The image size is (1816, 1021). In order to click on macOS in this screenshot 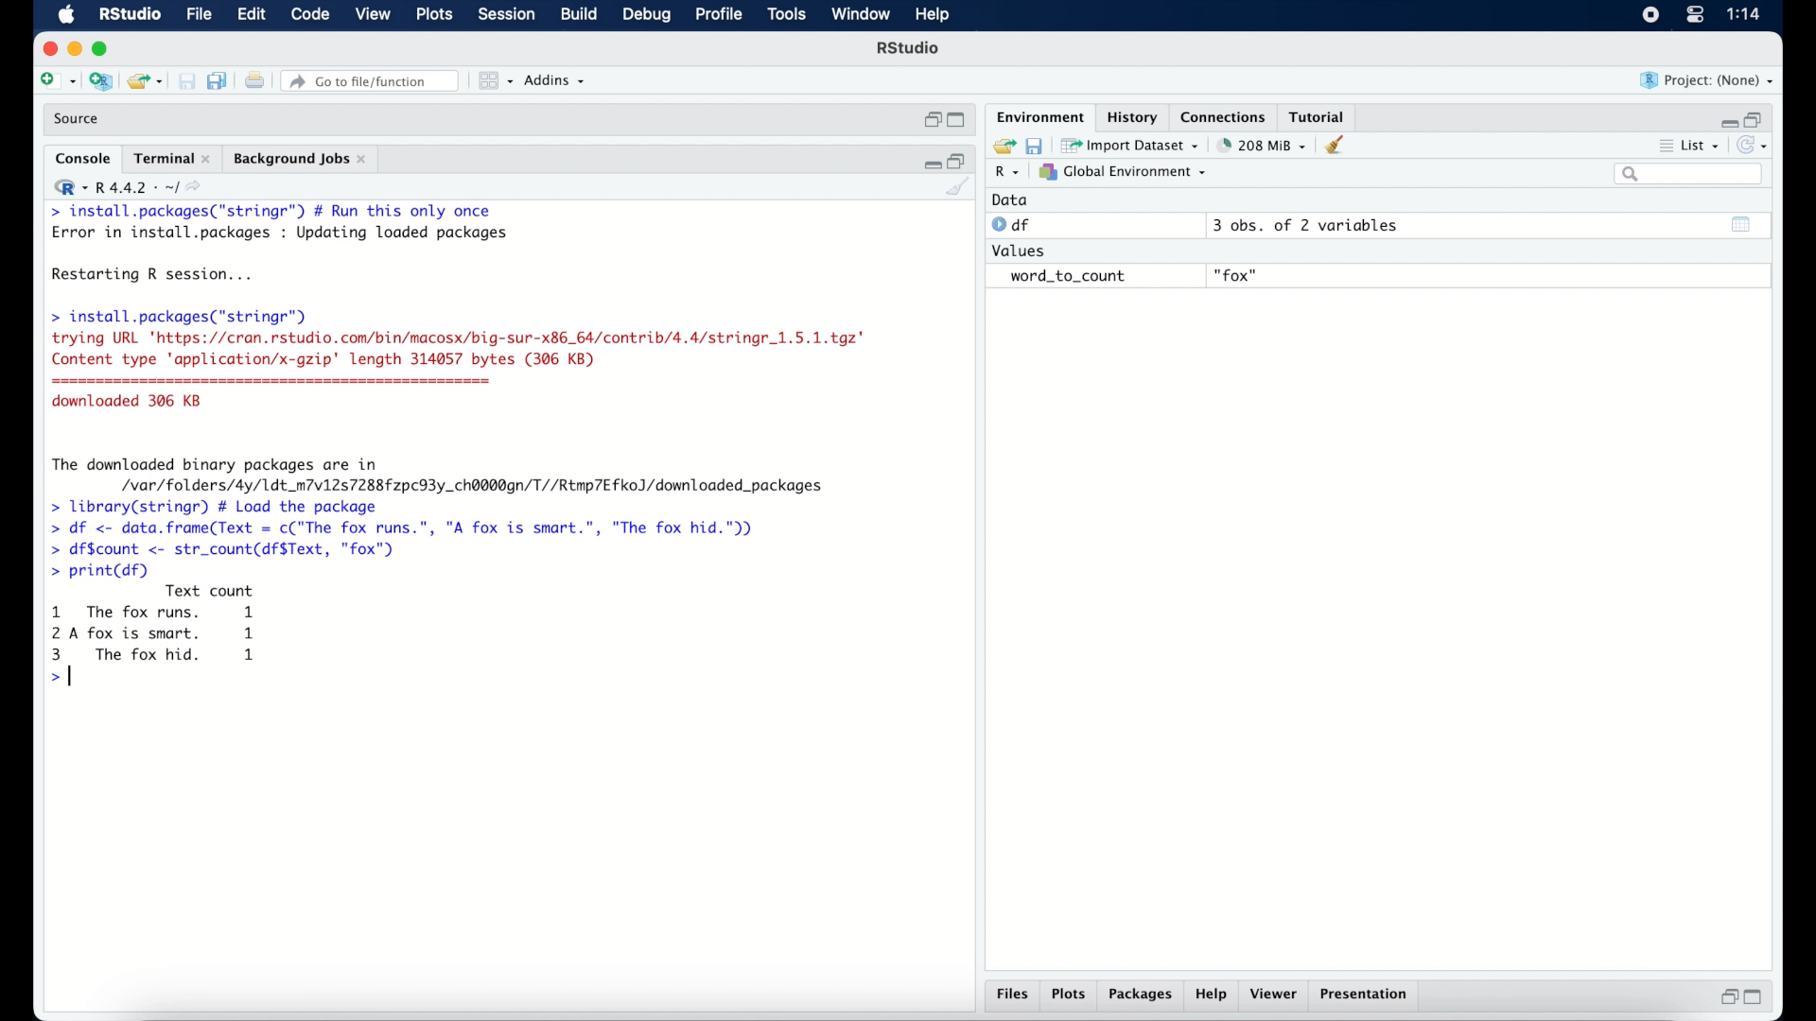, I will do `click(66, 15)`.